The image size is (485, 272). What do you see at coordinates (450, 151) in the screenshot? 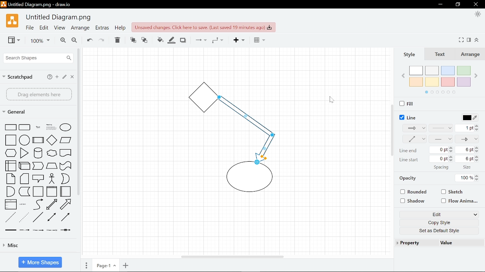
I see `decrease` at bounding box center [450, 151].